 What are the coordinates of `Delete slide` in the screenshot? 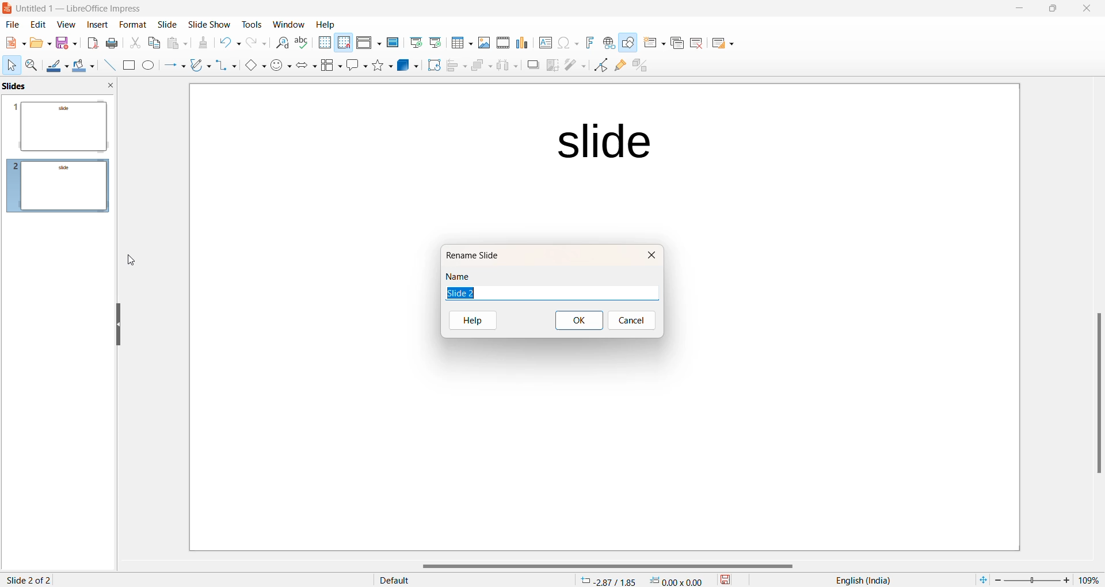 It's located at (699, 43).